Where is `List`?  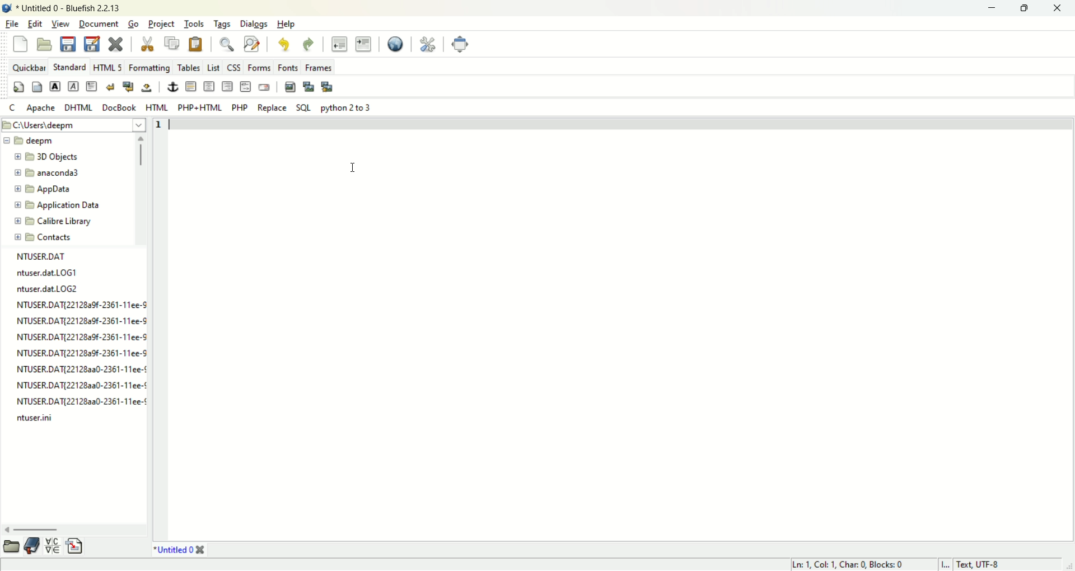
List is located at coordinates (214, 68).